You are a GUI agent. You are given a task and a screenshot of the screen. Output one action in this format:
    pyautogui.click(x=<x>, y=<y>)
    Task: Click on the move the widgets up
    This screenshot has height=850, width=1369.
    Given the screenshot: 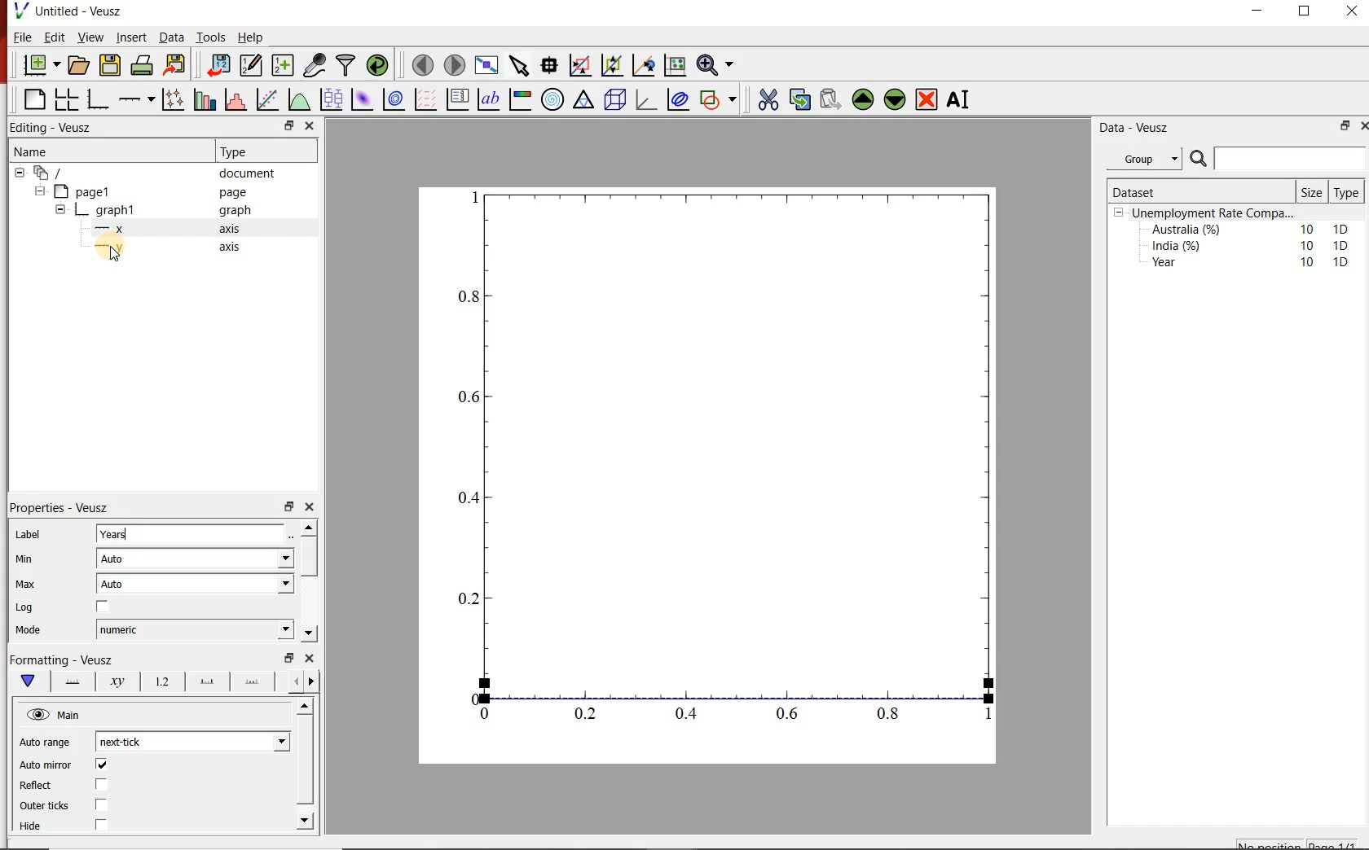 What is the action you would take?
    pyautogui.click(x=863, y=99)
    